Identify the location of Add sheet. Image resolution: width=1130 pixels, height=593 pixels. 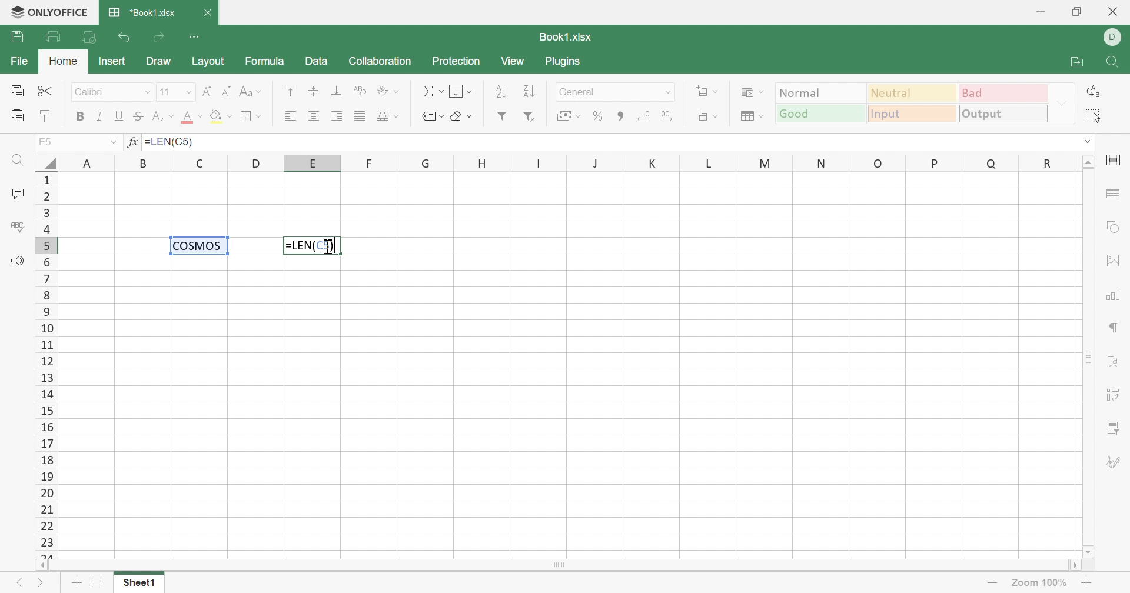
(77, 583).